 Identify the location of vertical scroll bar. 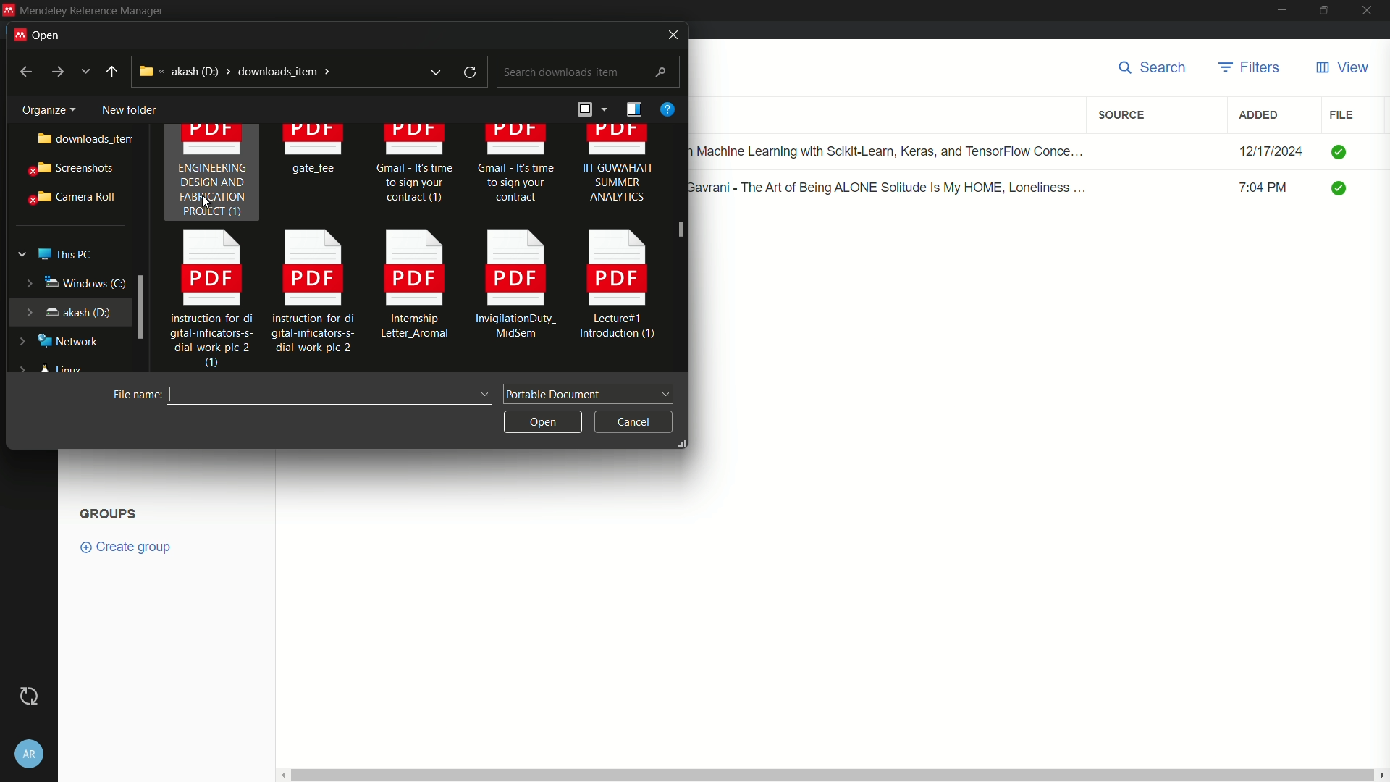
(830, 775).